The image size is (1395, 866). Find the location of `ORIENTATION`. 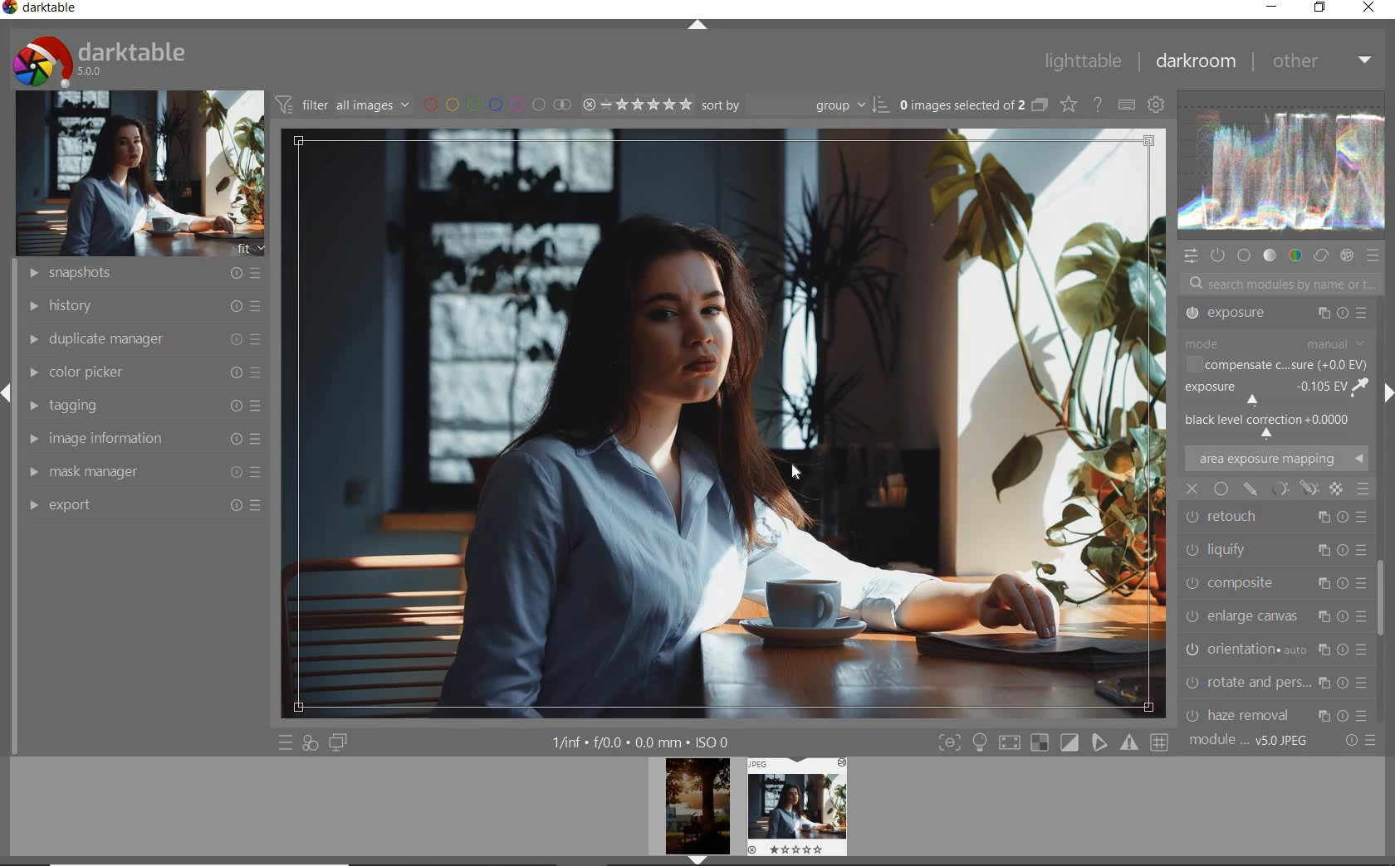

ORIENTATION is located at coordinates (1279, 546).